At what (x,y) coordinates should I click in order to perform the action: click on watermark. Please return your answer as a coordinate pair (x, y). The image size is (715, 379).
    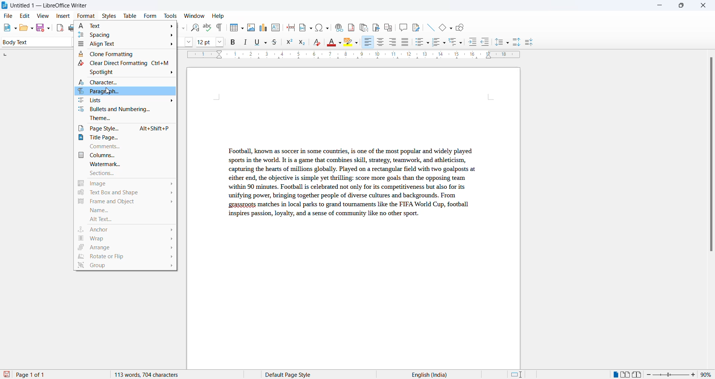
    Looking at the image, I should click on (126, 164).